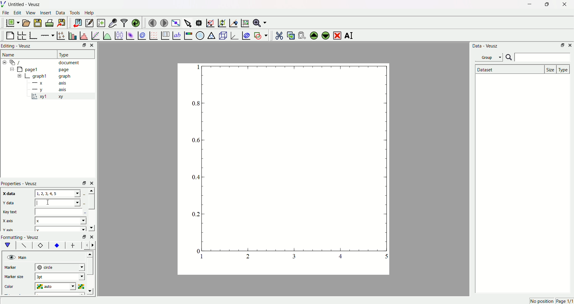 This screenshot has height=304, width=574. I want to click on Close, so click(562, 5).